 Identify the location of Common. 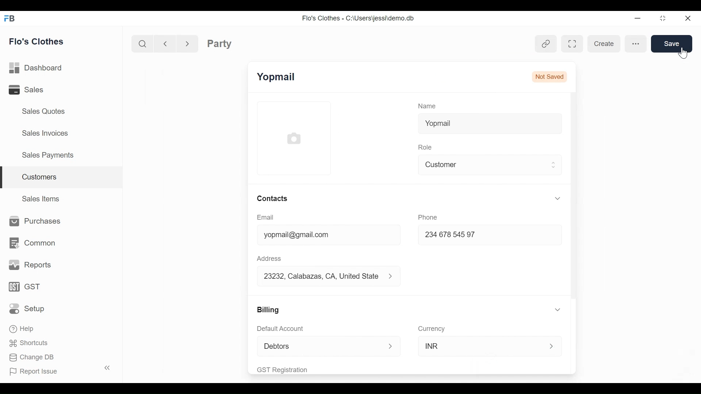
(31, 243).